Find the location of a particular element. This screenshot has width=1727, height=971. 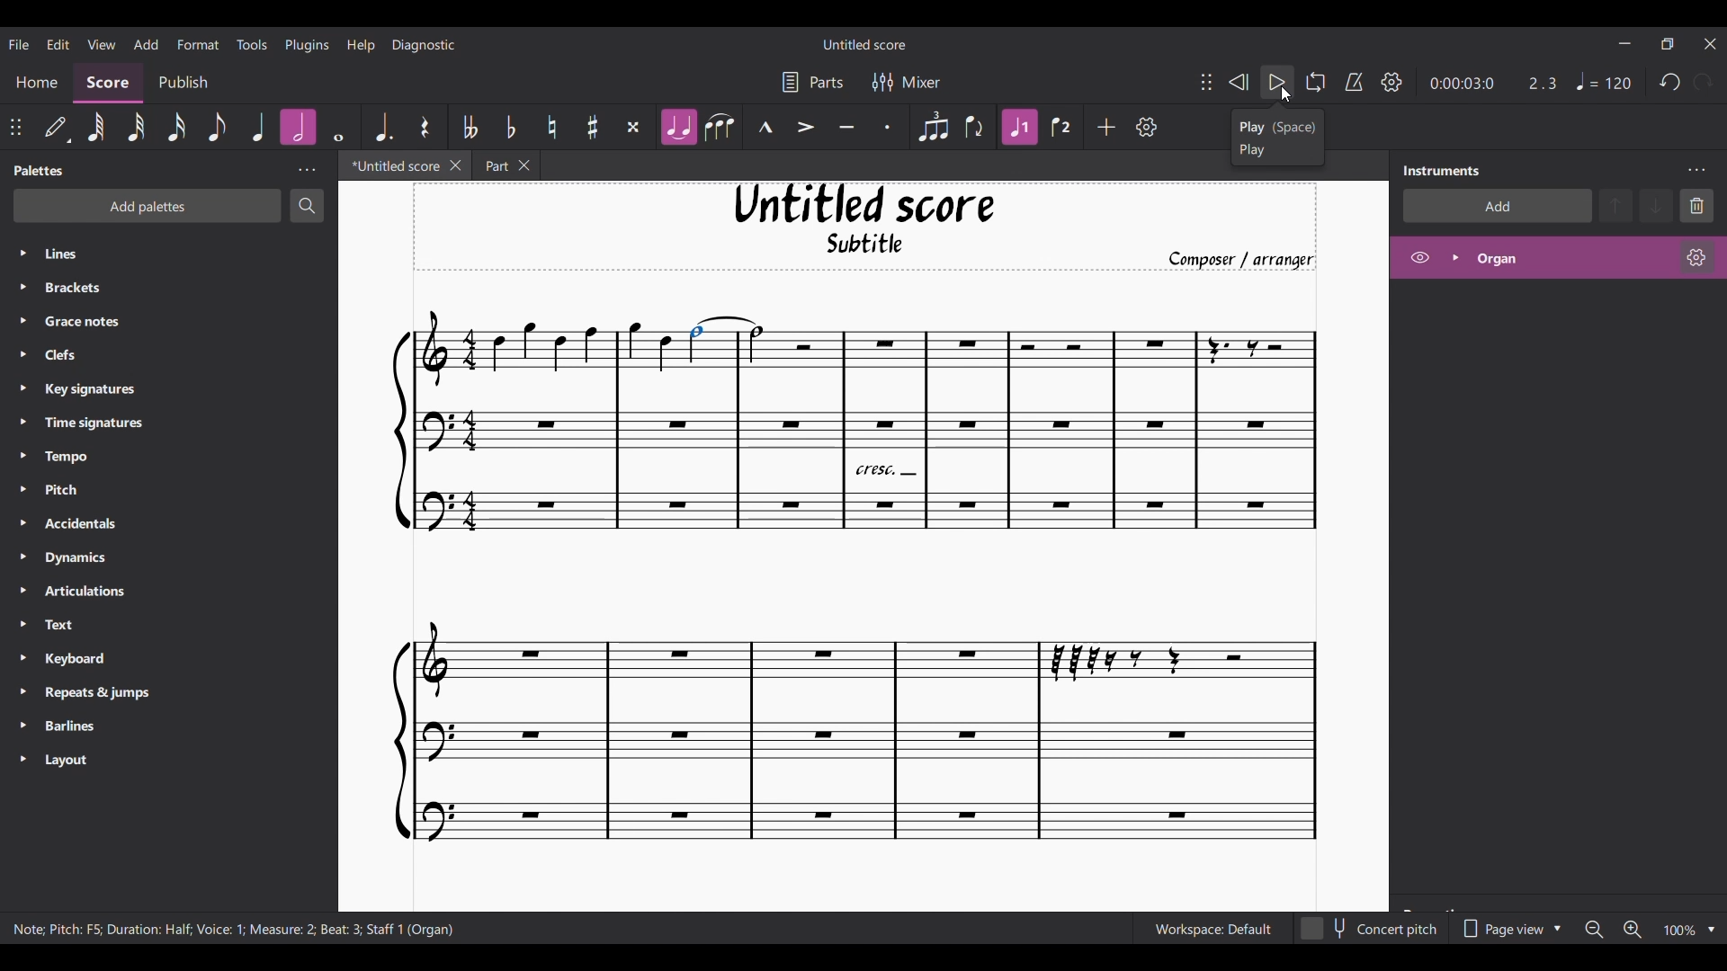

Score section, highlighted is located at coordinates (108, 84).